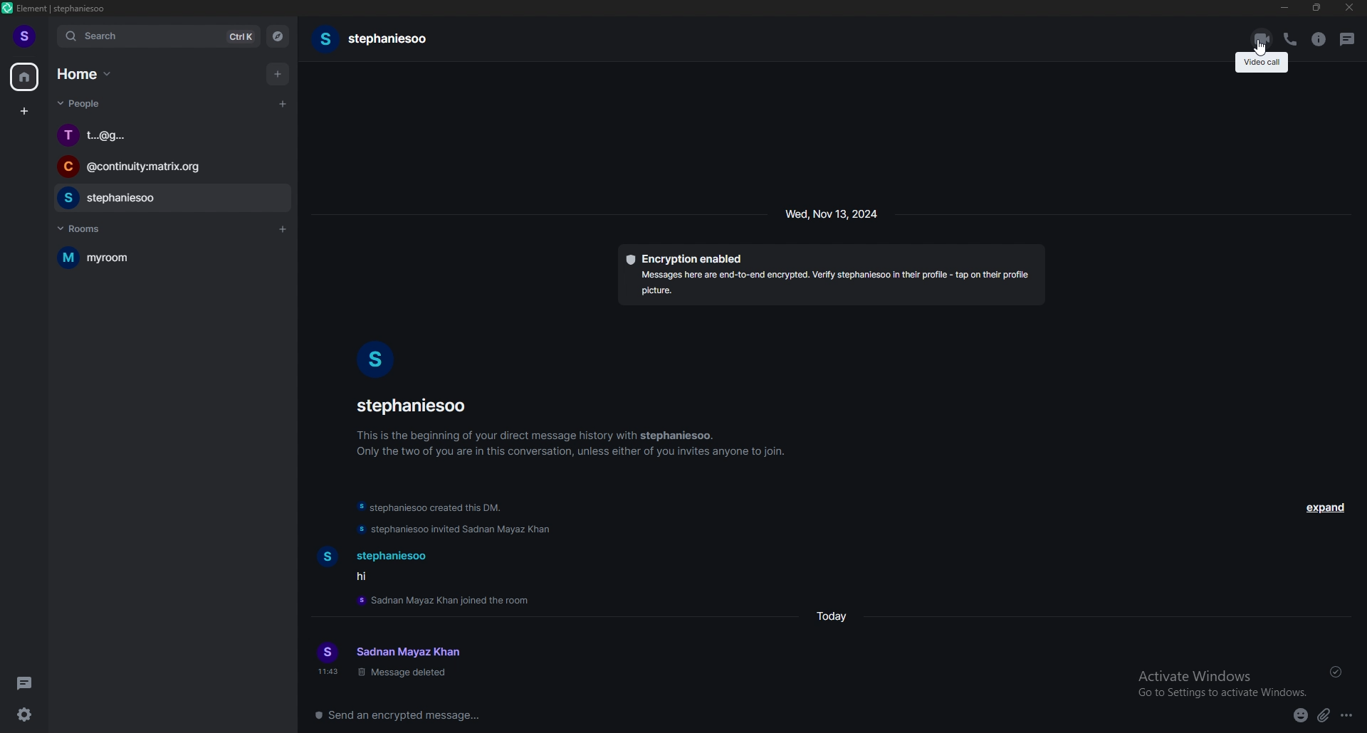  I want to click on options, so click(1350, 714).